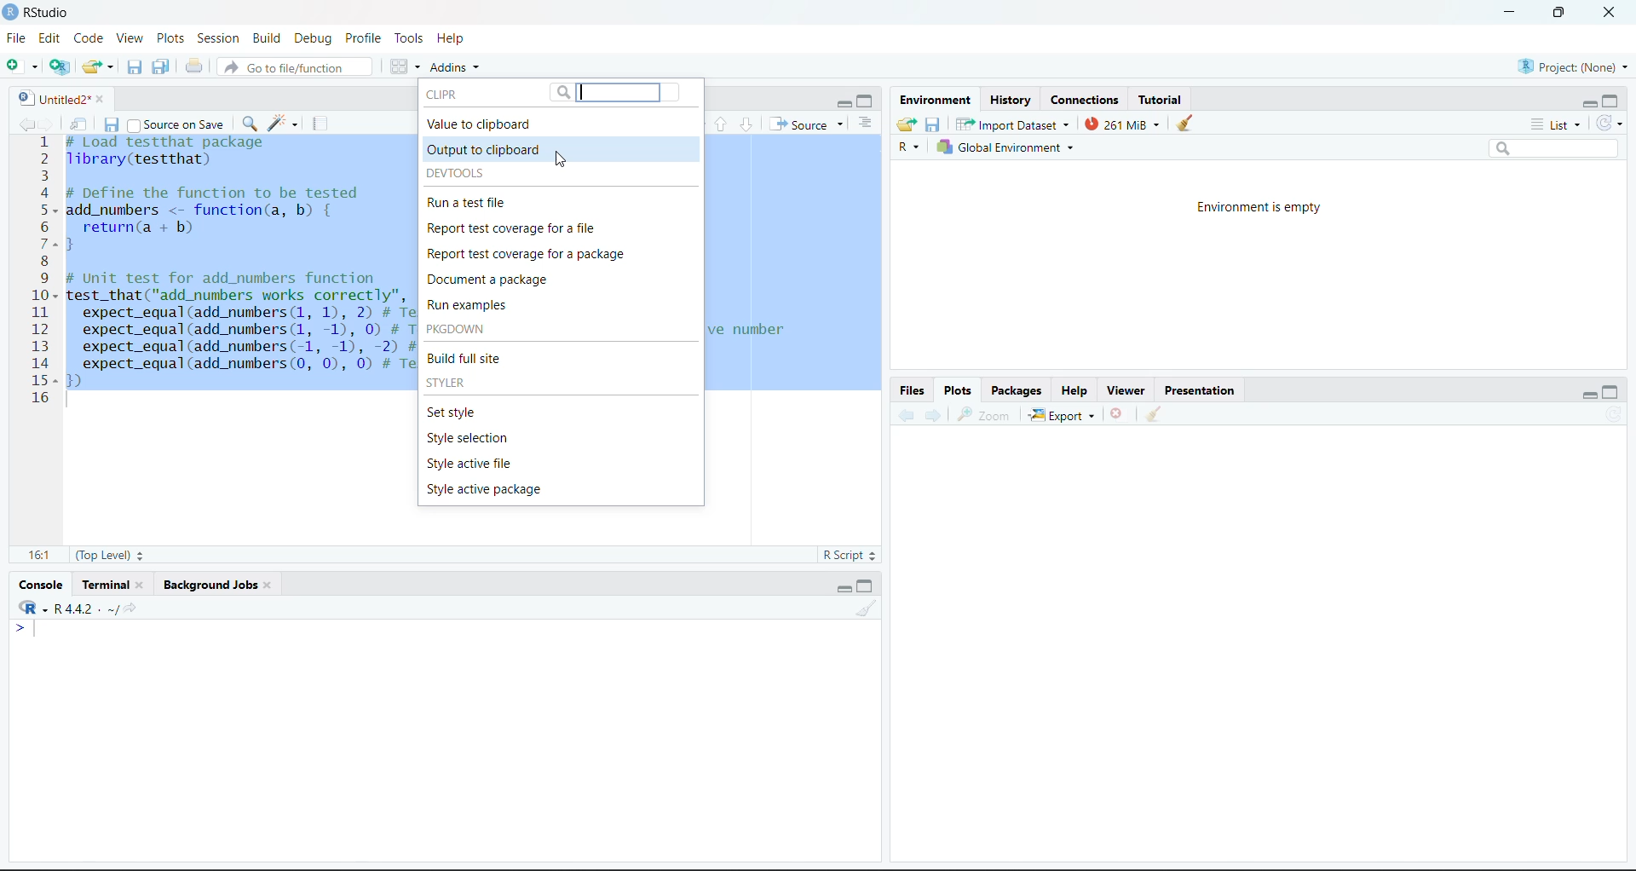 Image resolution: width=1636 pixels, height=871 pixels. What do you see at coordinates (1610, 13) in the screenshot?
I see `close` at bounding box center [1610, 13].